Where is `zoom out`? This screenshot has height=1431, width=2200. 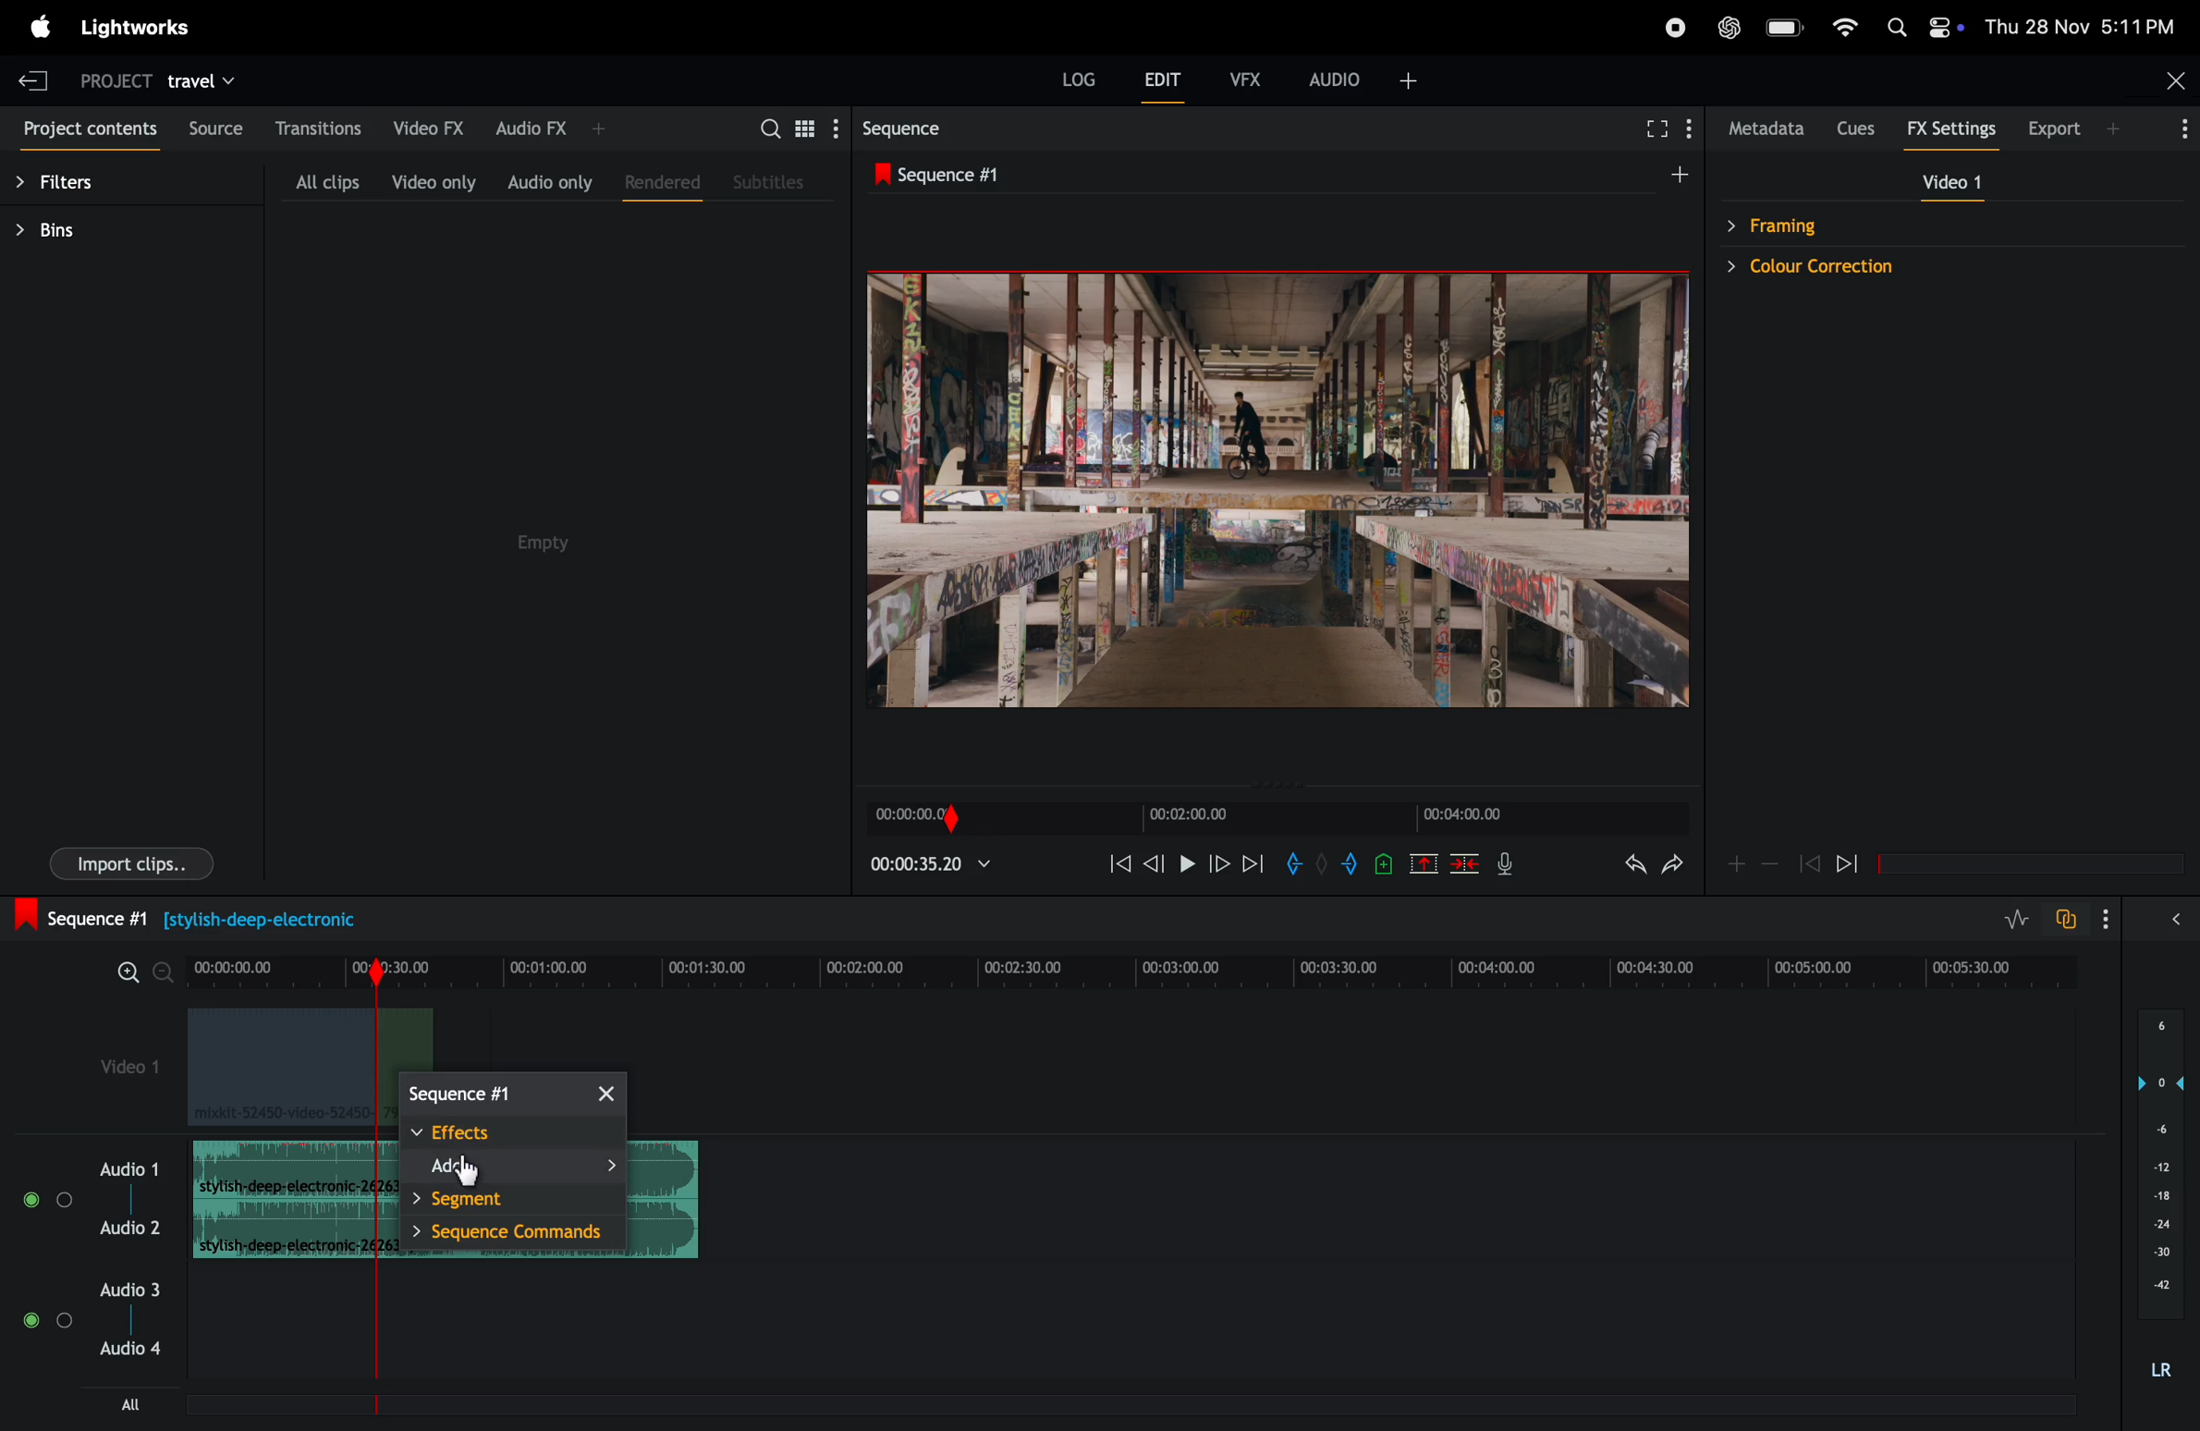
zoom out is located at coordinates (1770, 867).